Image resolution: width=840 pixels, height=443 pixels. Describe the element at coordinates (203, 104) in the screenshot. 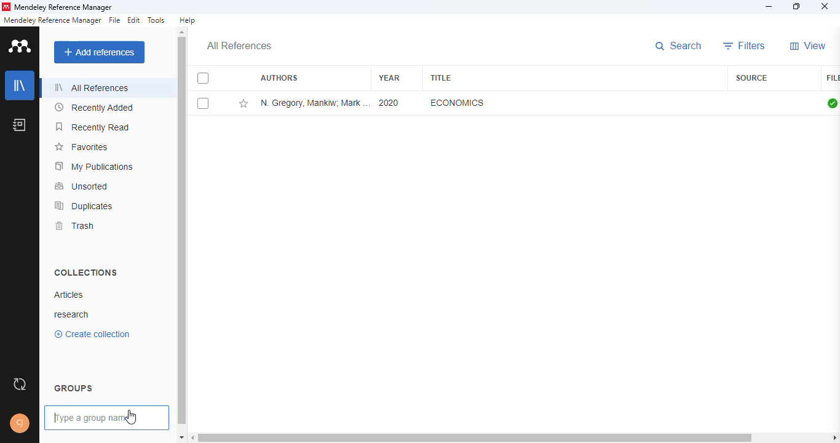

I see `select` at that location.